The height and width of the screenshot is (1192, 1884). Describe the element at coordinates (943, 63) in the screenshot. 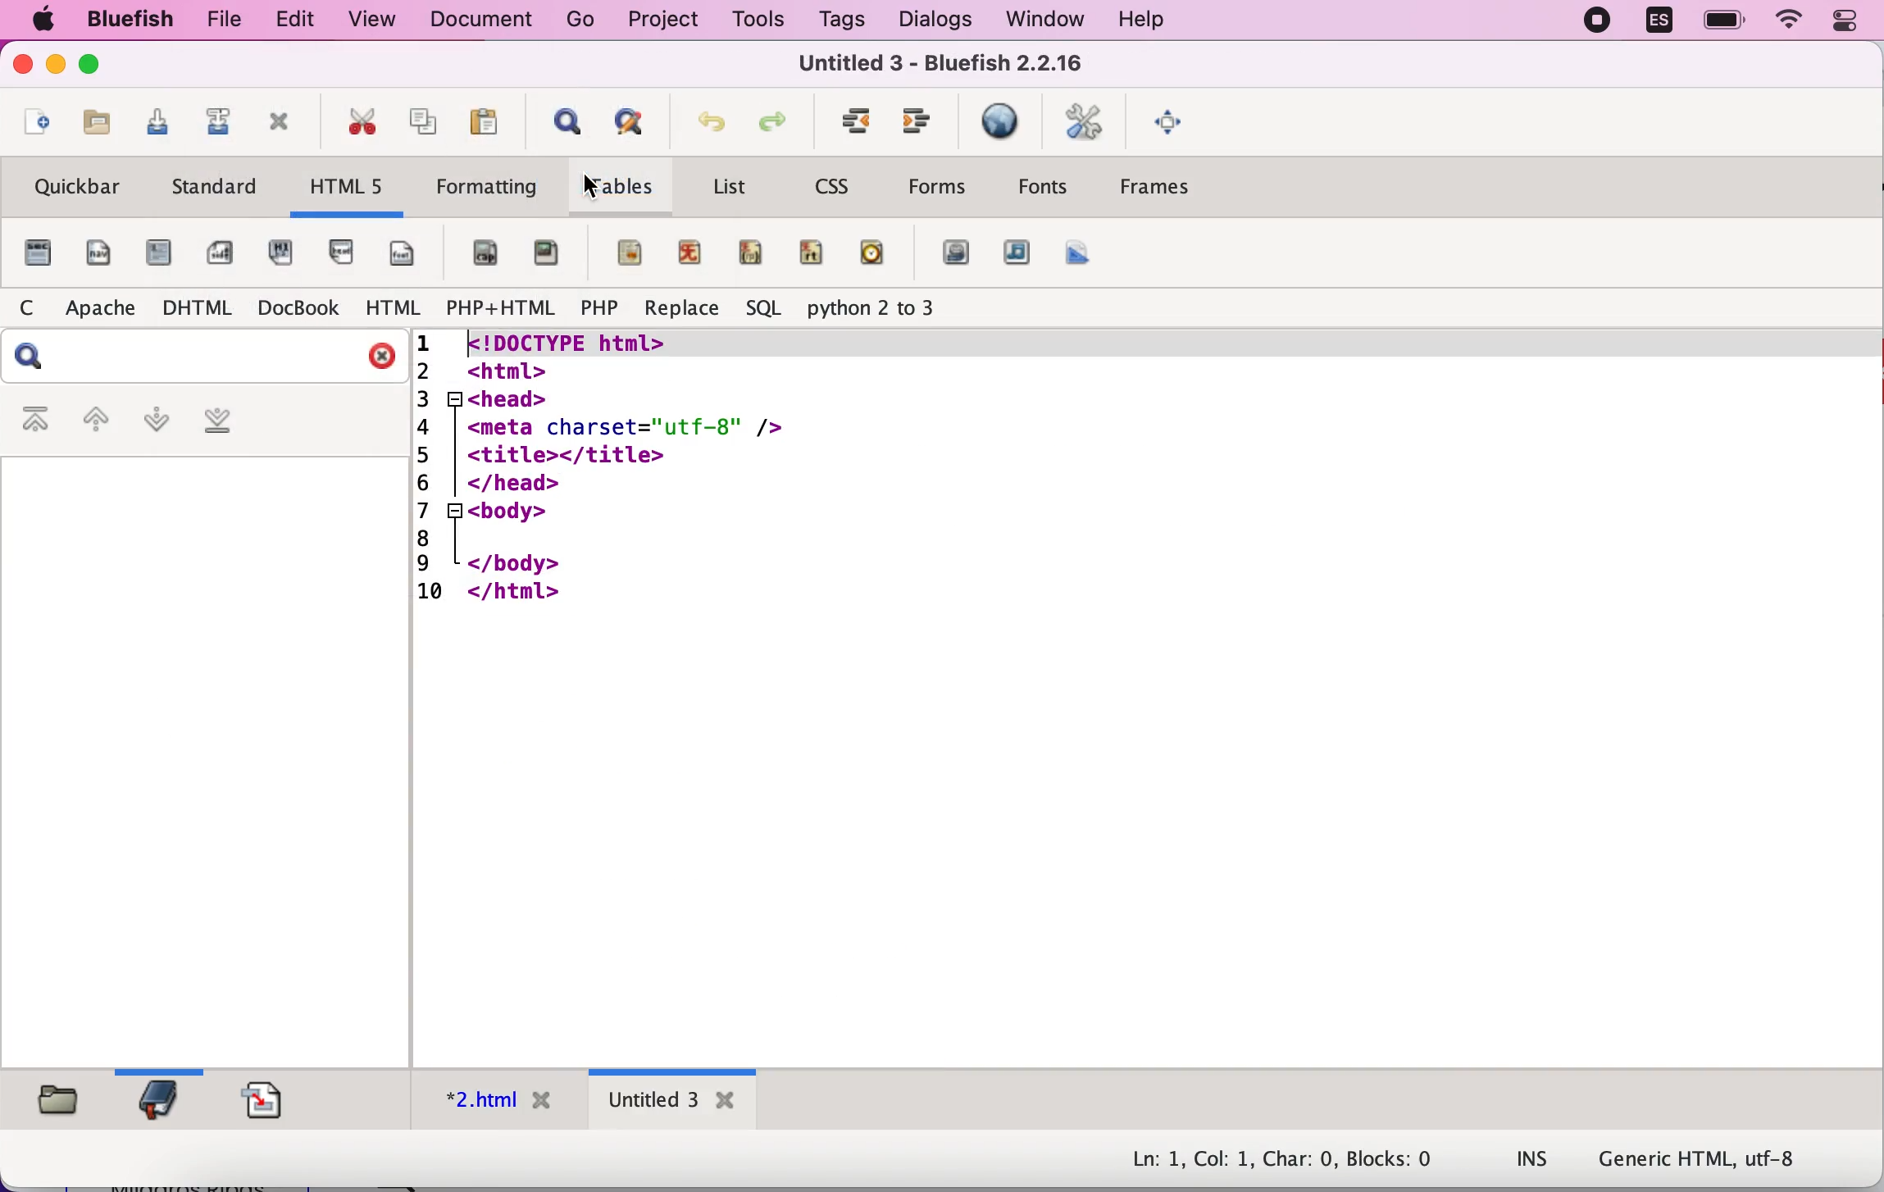

I see `Untitled 3 - Bluefish 2.2.16` at that location.